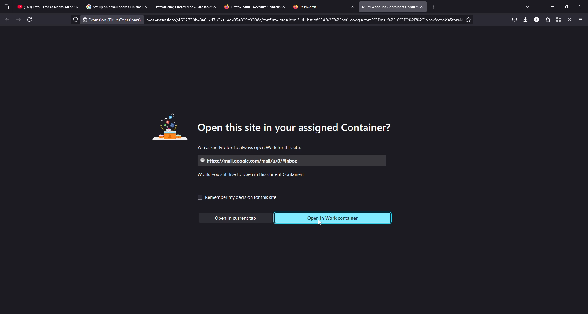 This screenshot has height=314, width=588. Describe the element at coordinates (299, 127) in the screenshot. I see `open this site` at that location.